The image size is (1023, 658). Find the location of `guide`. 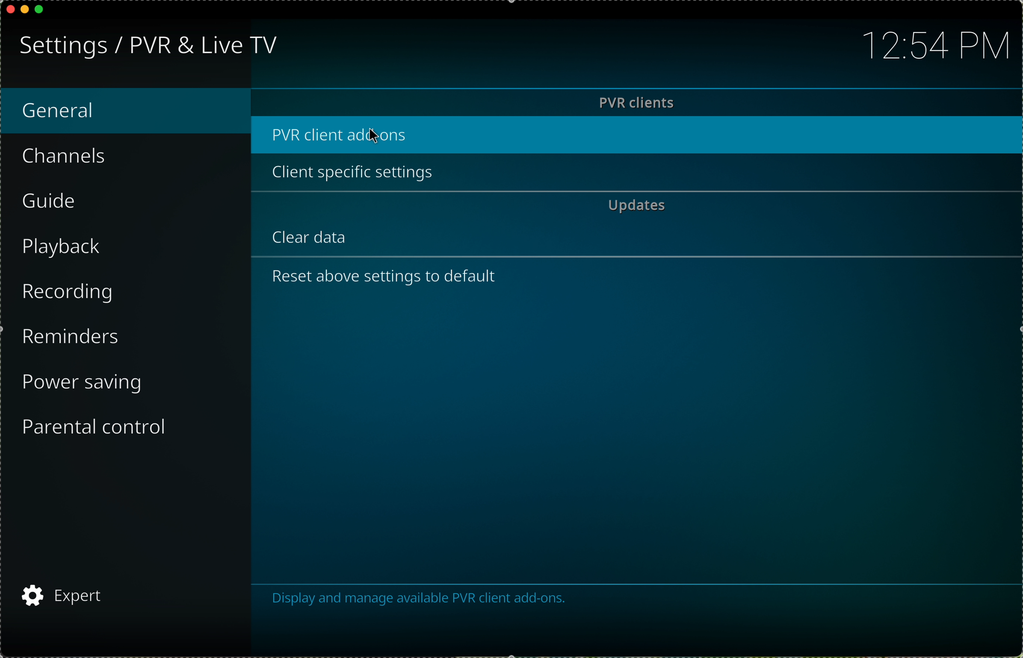

guide is located at coordinates (52, 203).